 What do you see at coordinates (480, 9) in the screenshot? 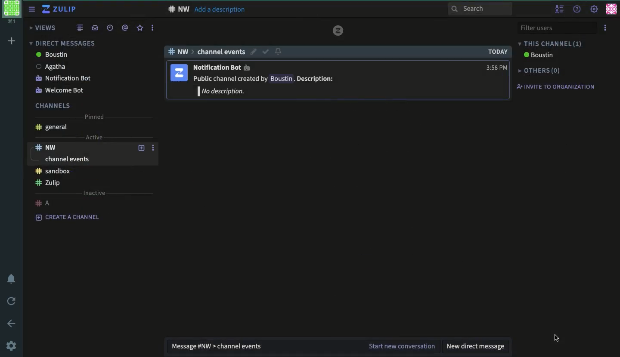
I see `search` at bounding box center [480, 9].